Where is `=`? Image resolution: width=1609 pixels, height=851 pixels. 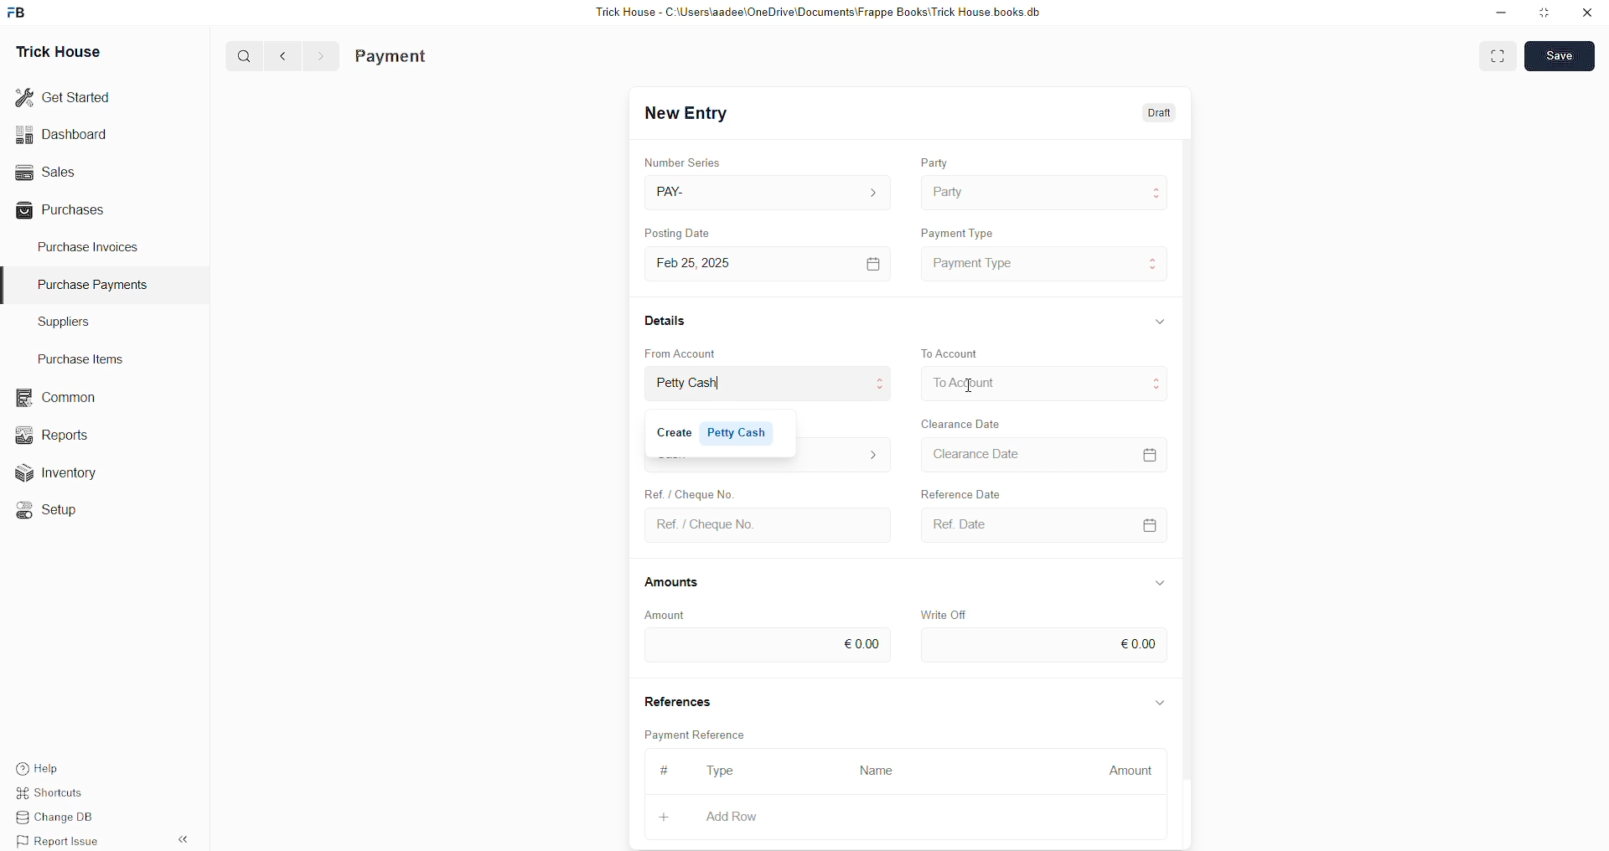 = is located at coordinates (1153, 452).